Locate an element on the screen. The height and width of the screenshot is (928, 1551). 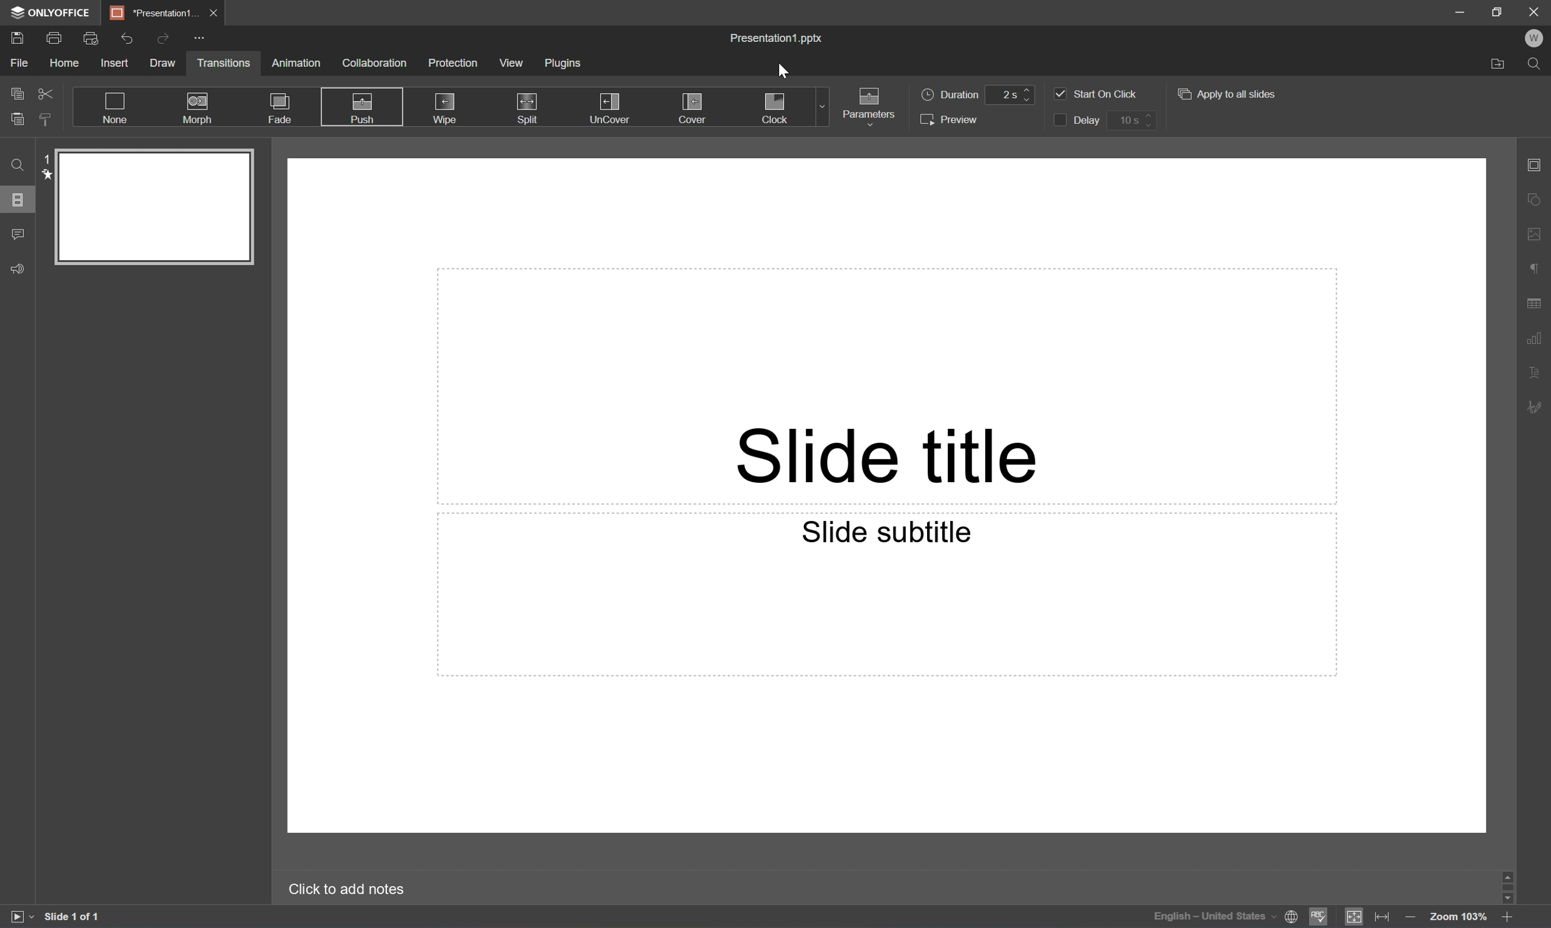
Paragraph settings is located at coordinates (1533, 268).